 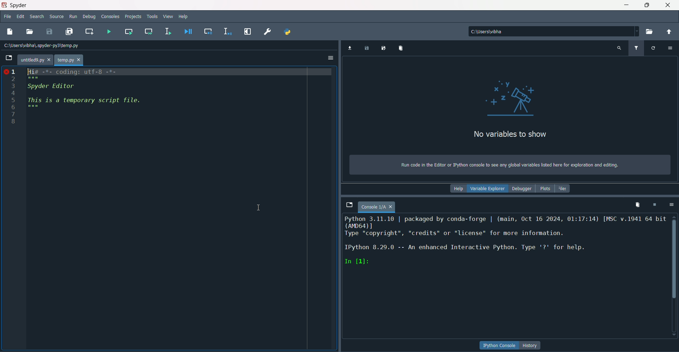 I want to click on debugger, so click(x=523, y=189).